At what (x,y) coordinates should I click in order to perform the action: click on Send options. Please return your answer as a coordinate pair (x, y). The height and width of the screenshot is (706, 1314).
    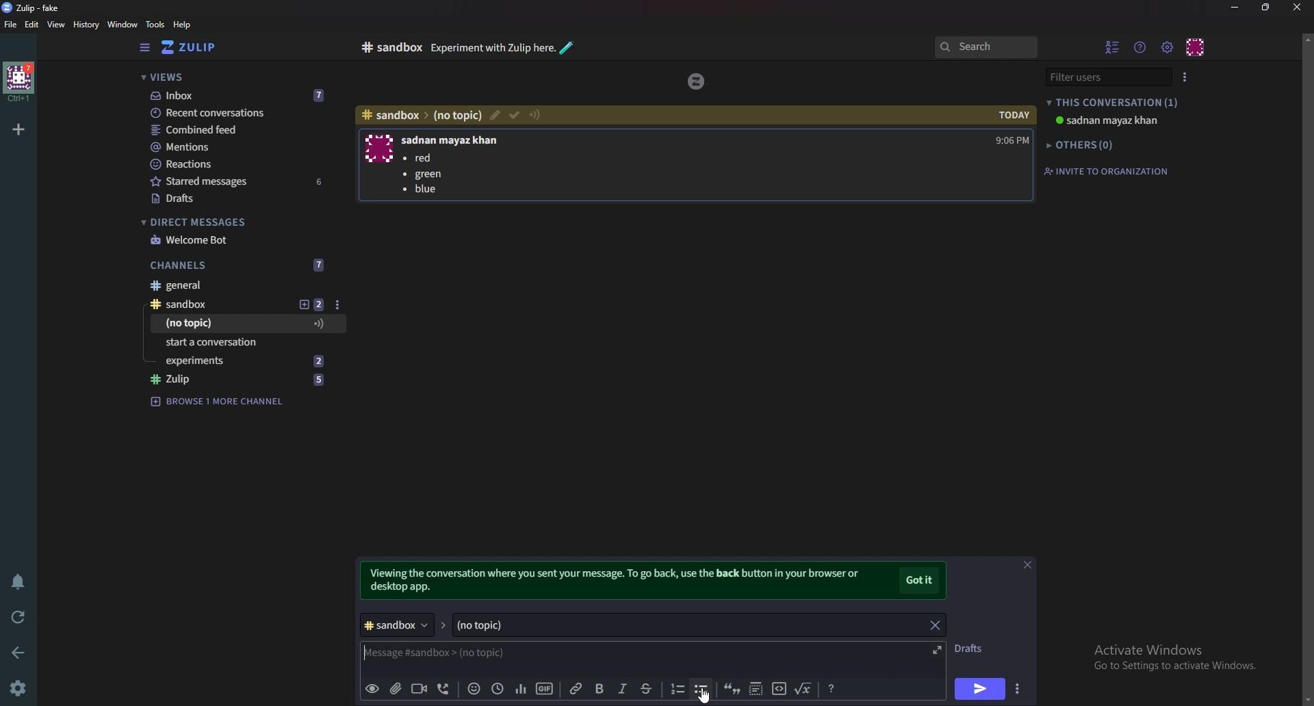
    Looking at the image, I should click on (1019, 689).